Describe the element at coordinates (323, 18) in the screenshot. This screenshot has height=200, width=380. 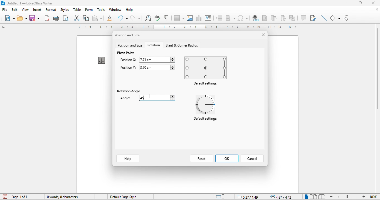
I see `insert line` at that location.